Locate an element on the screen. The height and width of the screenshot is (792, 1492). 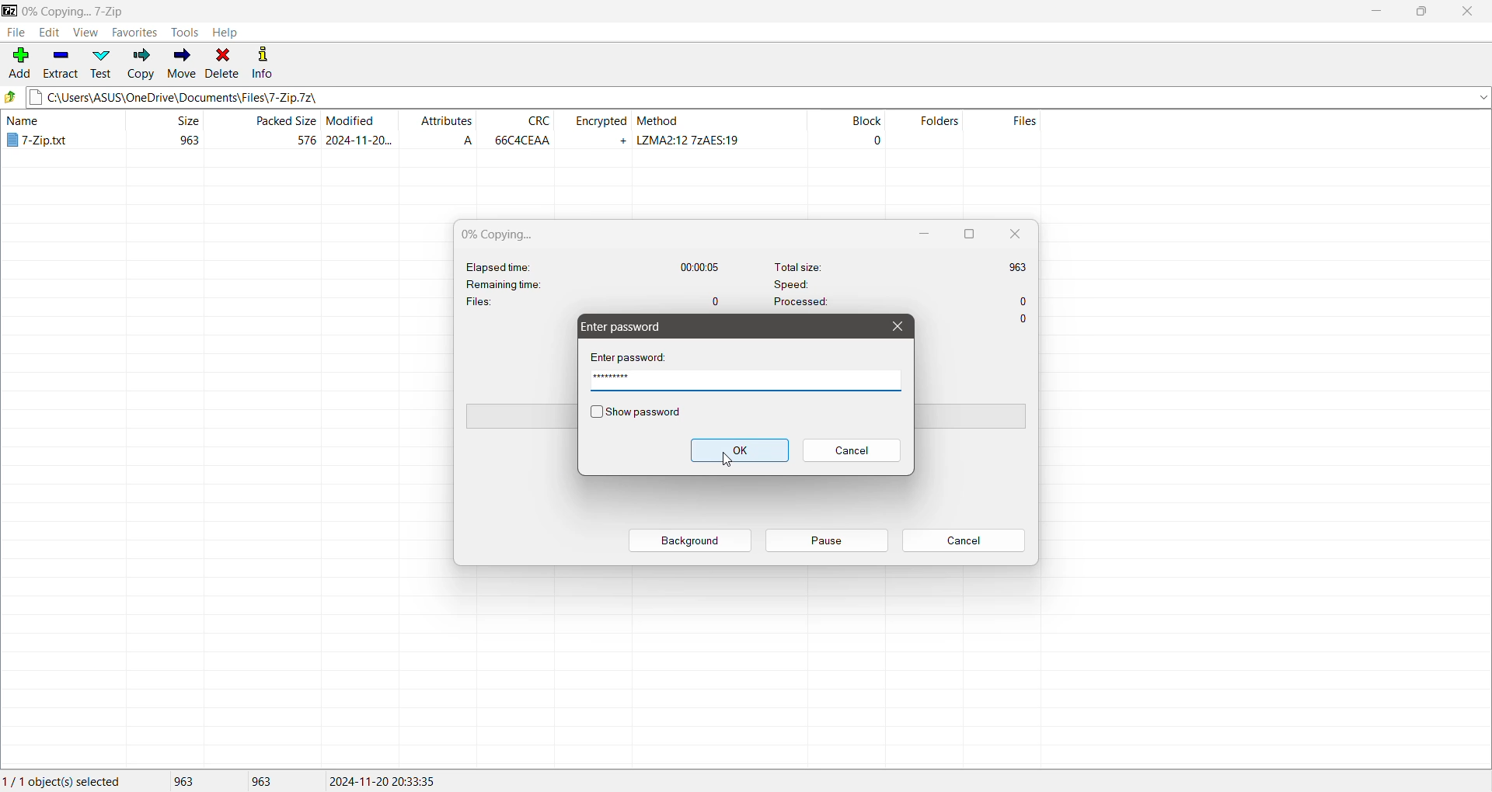
cursor is located at coordinates (721, 463).